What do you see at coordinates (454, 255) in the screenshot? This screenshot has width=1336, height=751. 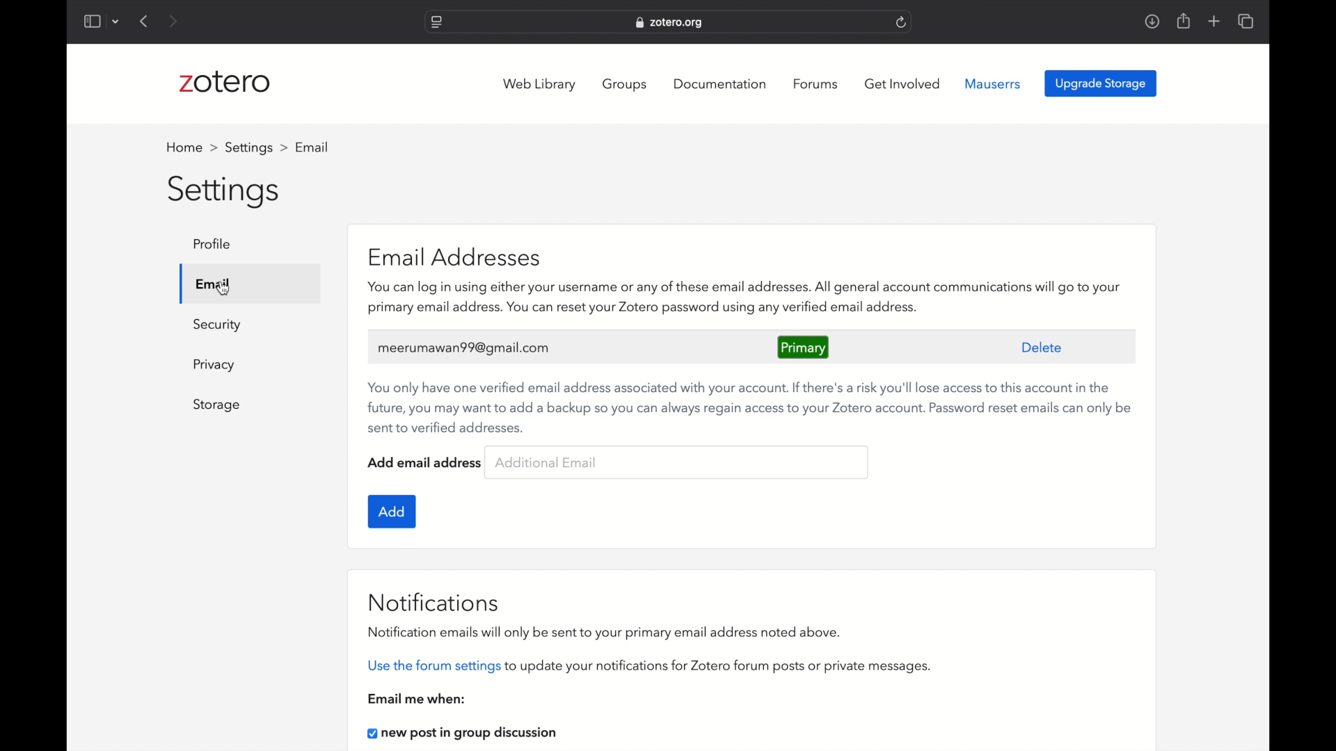 I see `email addresses` at bounding box center [454, 255].